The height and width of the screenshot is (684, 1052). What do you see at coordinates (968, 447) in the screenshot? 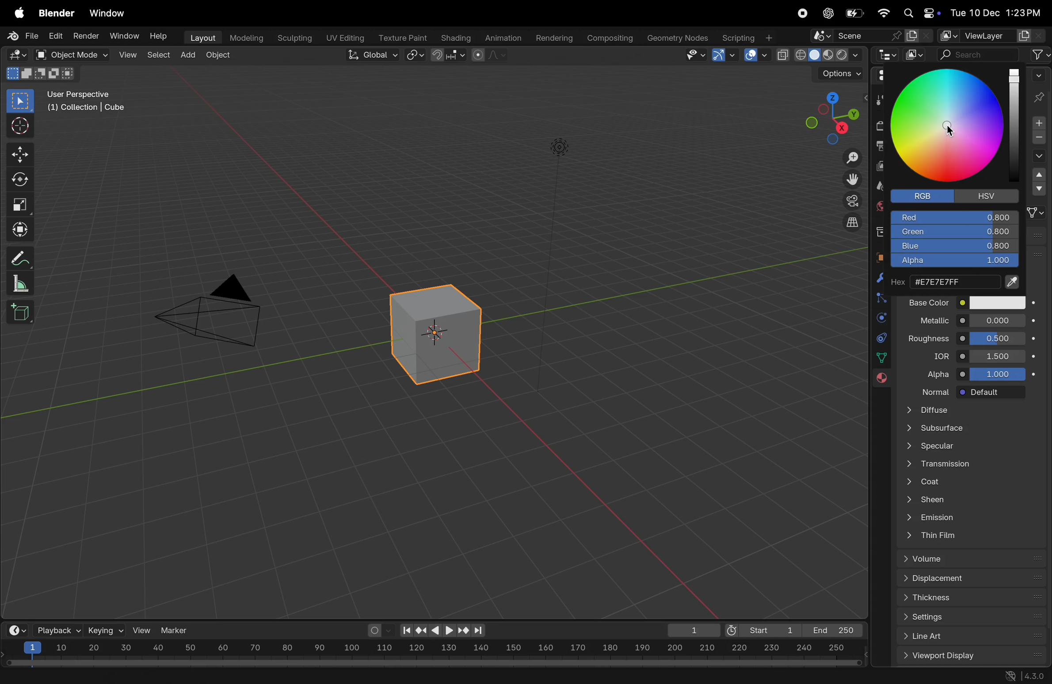
I see `specular` at bounding box center [968, 447].